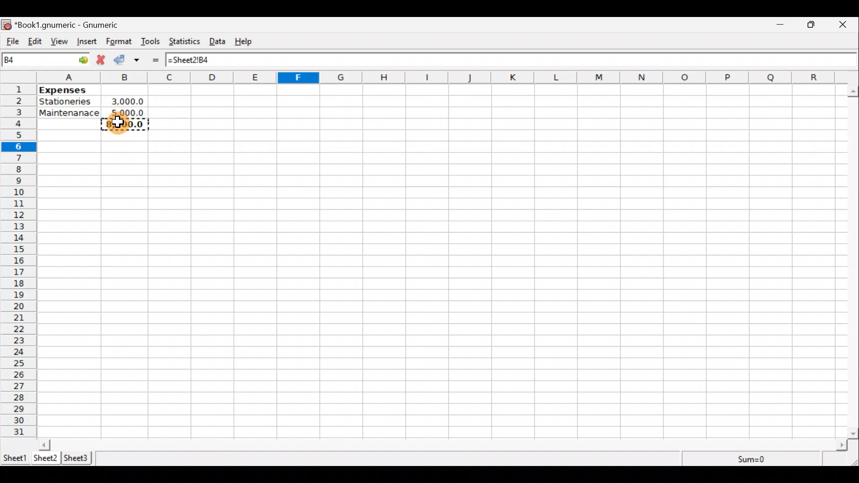 This screenshot has height=483, width=859. Describe the element at coordinates (854, 92) in the screenshot. I see `scroll up` at that location.